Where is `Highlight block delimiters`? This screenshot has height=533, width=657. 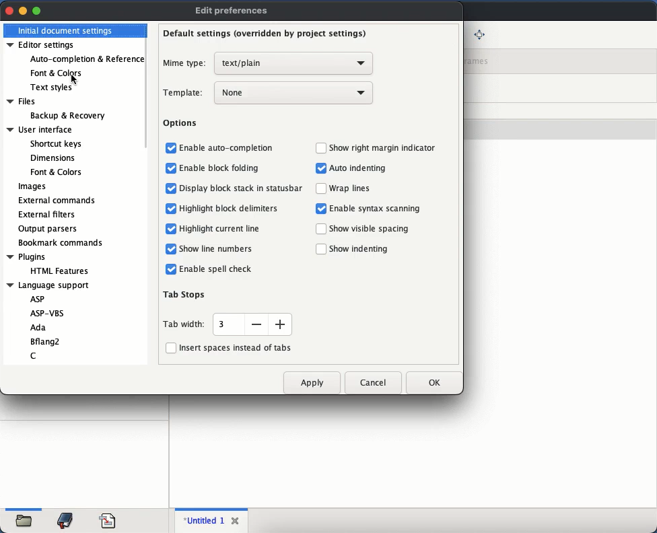
Highlight block delimiters is located at coordinates (230, 208).